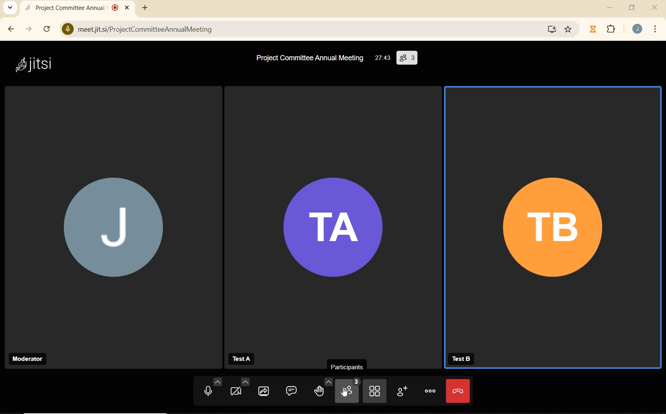  I want to click on TB, so click(554, 217).